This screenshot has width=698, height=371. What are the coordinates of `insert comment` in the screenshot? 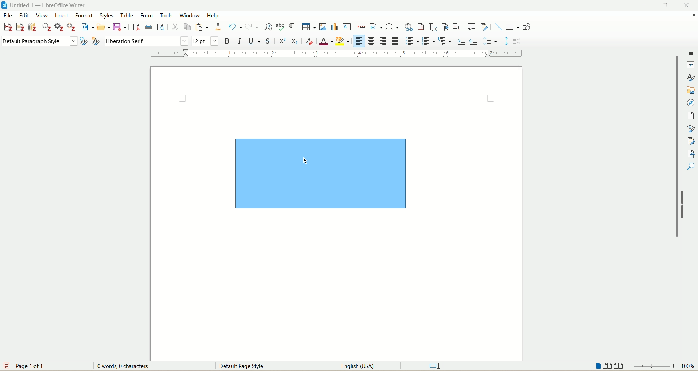 It's located at (472, 27).